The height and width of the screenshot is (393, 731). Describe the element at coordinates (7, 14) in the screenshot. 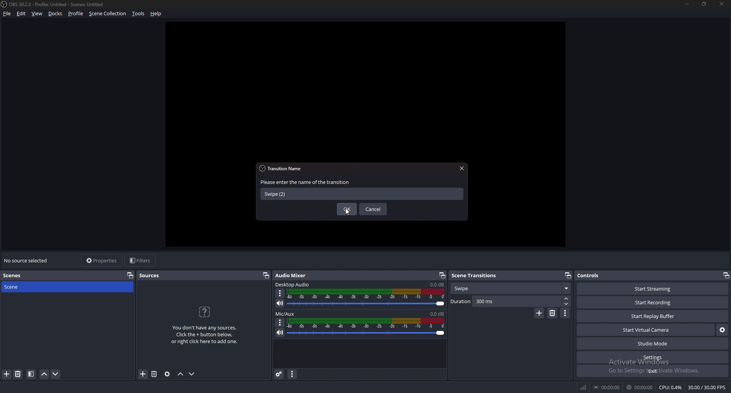

I see `file` at that location.